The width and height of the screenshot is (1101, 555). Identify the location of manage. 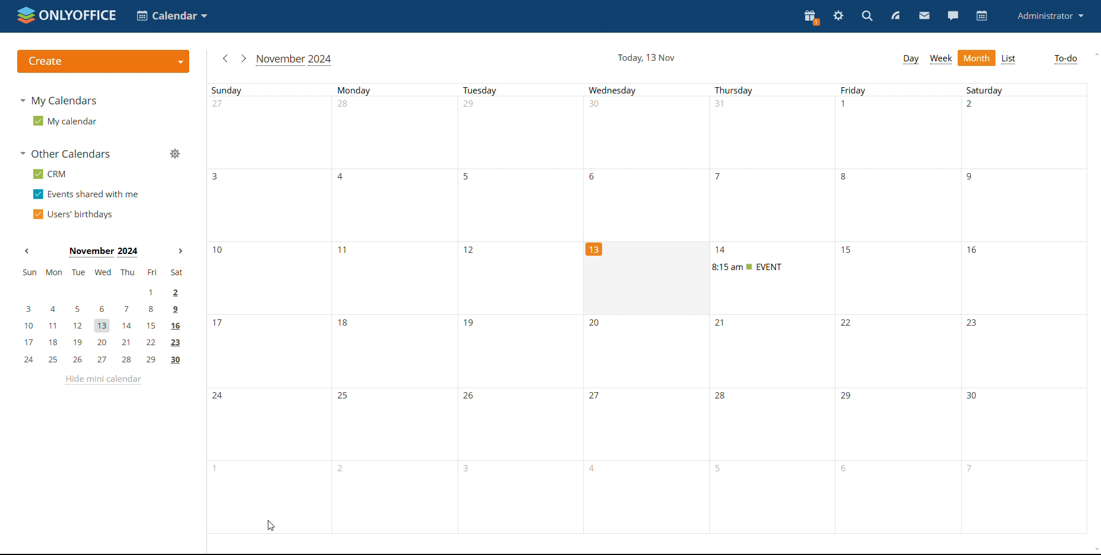
(174, 154).